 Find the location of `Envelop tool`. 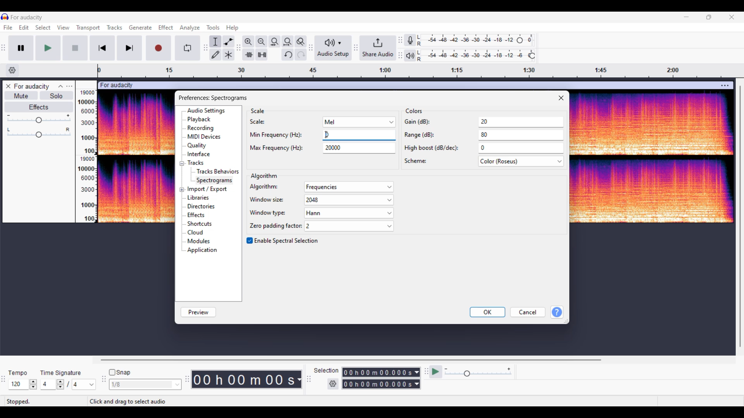

Envelop tool is located at coordinates (229, 42).